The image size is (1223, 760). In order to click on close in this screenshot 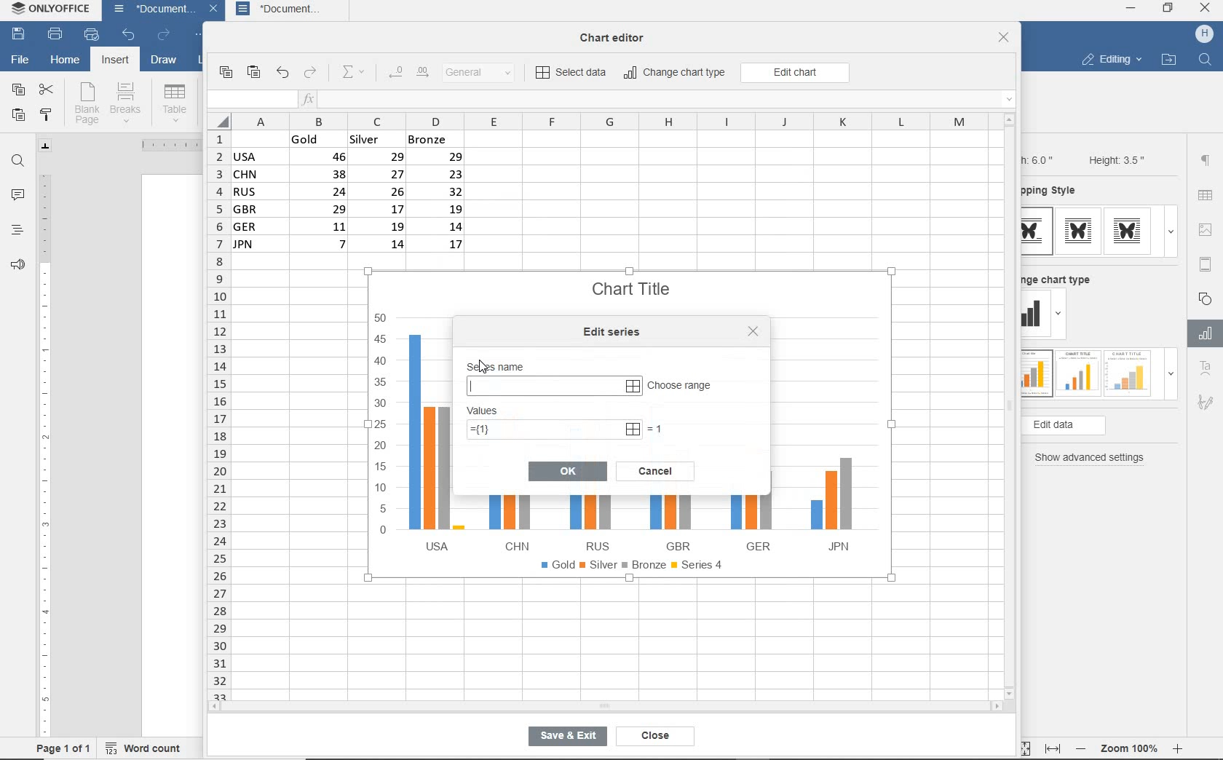, I will do `click(215, 11)`.